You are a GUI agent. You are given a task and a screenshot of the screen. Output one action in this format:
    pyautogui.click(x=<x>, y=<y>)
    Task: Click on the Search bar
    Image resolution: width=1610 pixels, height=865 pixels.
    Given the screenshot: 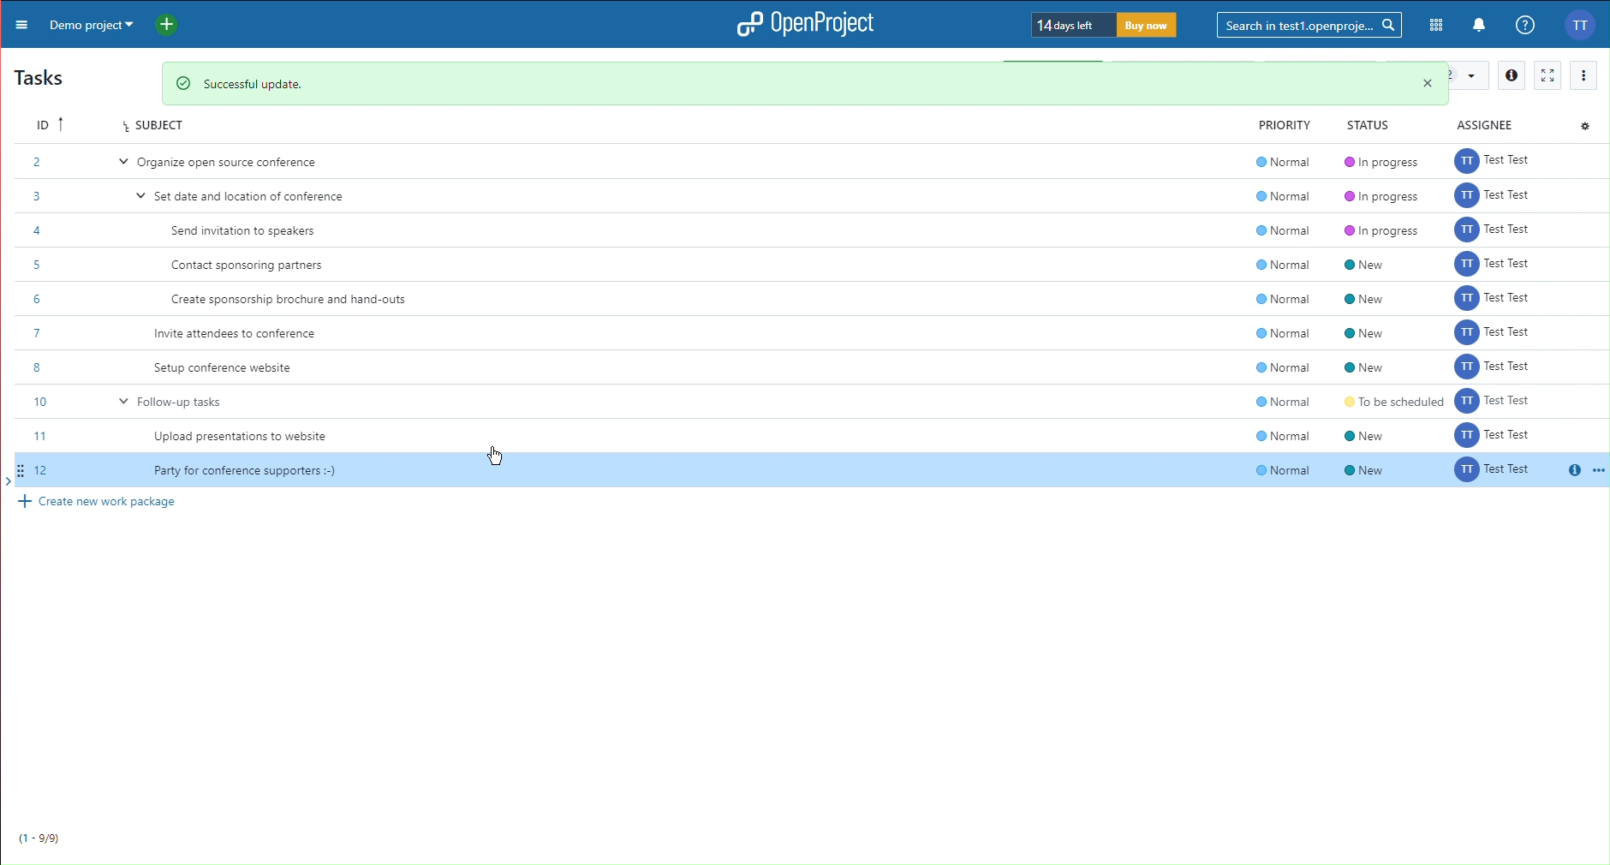 What is the action you would take?
    pyautogui.click(x=1311, y=24)
    